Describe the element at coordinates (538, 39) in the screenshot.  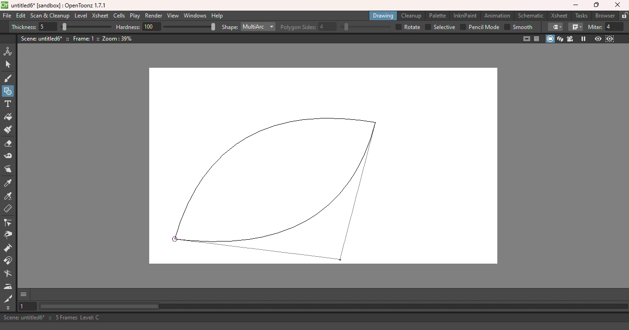
I see `Field guide` at that location.